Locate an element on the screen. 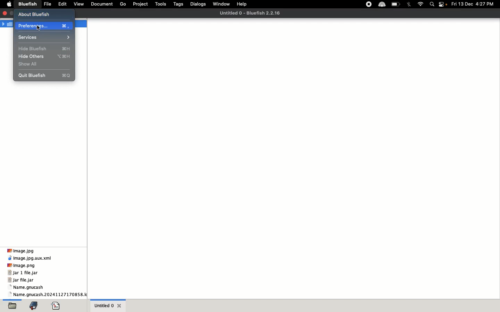 The width and height of the screenshot is (500, 312). PDF reader is located at coordinates (57, 305).